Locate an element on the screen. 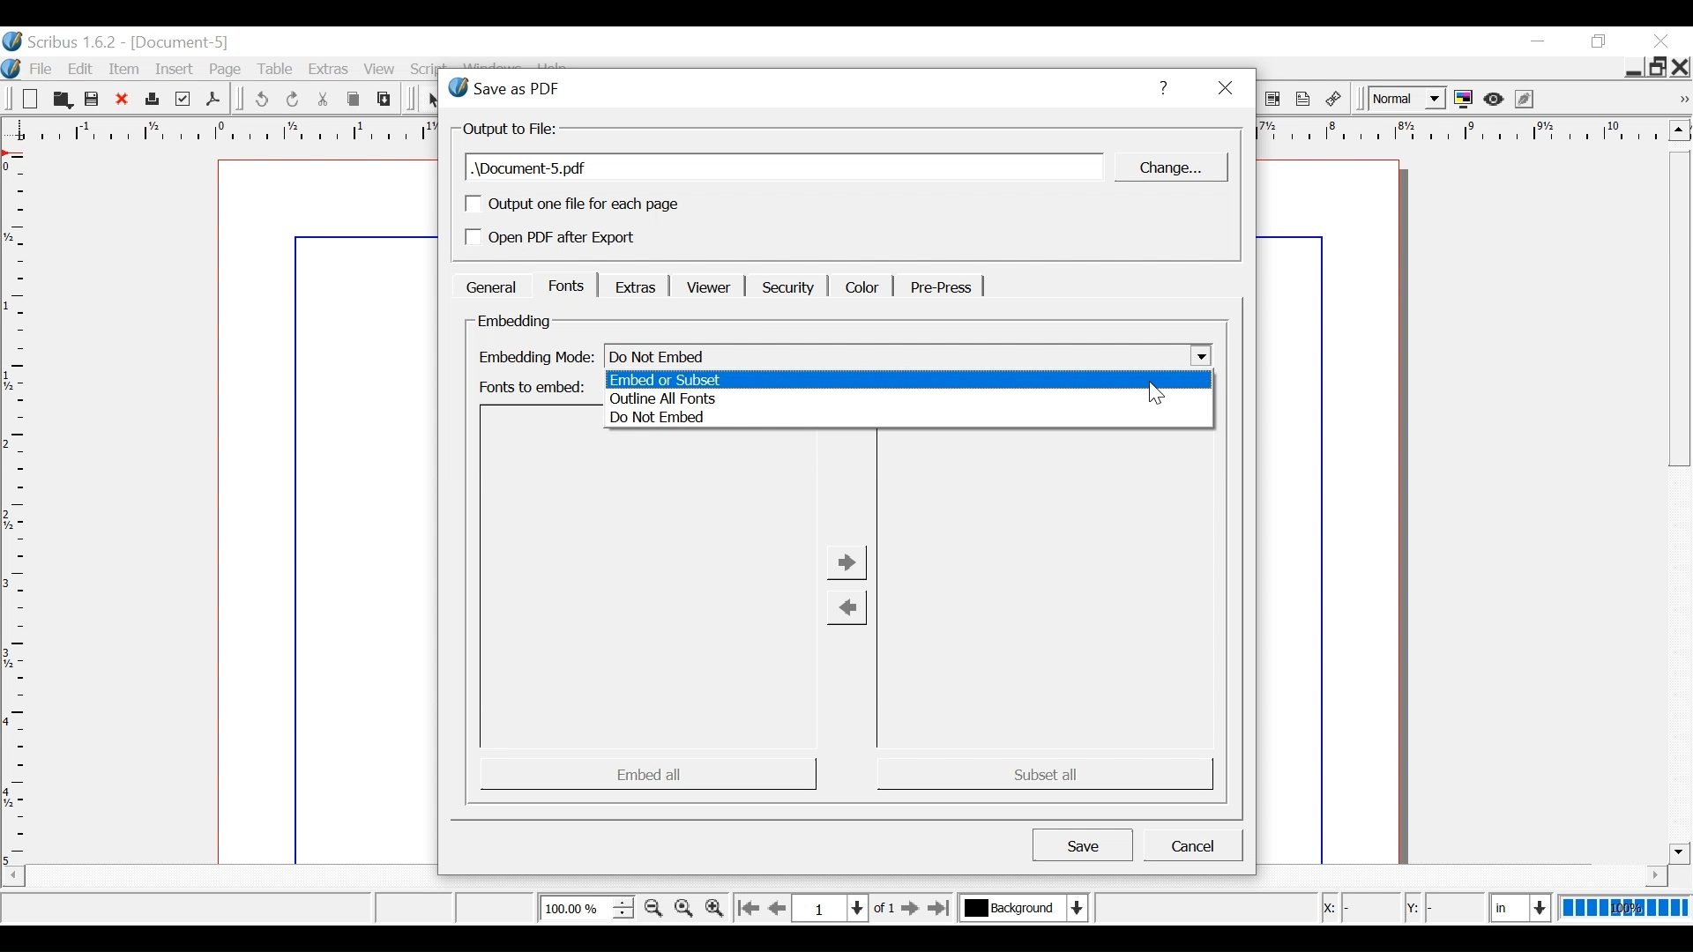 The height and width of the screenshot is (952, 1693). Go to the first page is located at coordinates (747, 909).